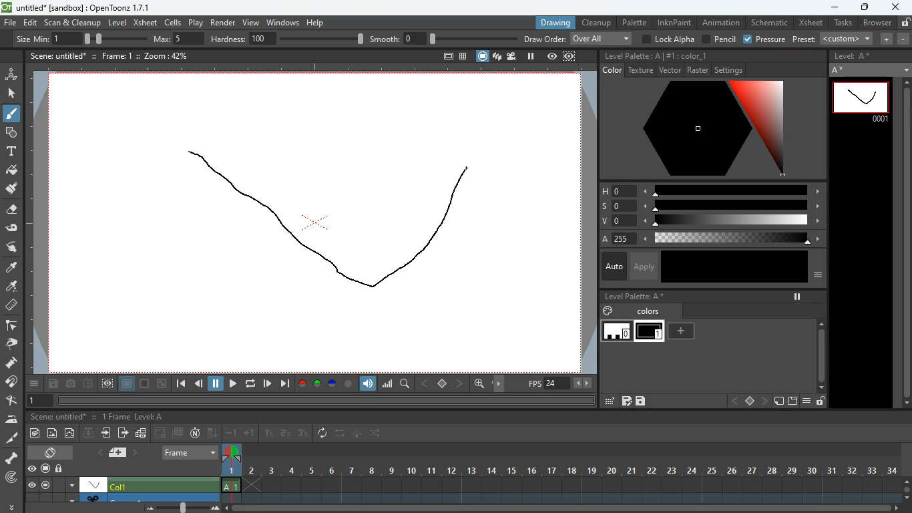 This screenshot has height=513, width=912. I want to click on down, so click(213, 432).